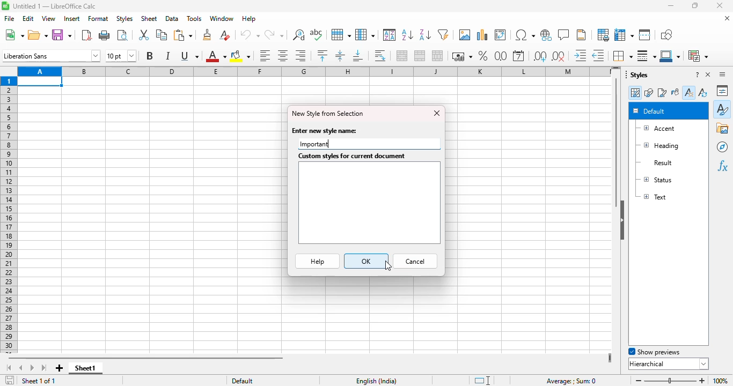 The height and width of the screenshot is (386, 733). I want to click on heading, so click(658, 146).